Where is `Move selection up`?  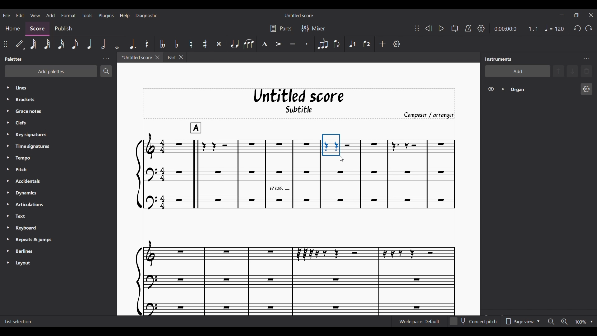 Move selection up is located at coordinates (559, 71).